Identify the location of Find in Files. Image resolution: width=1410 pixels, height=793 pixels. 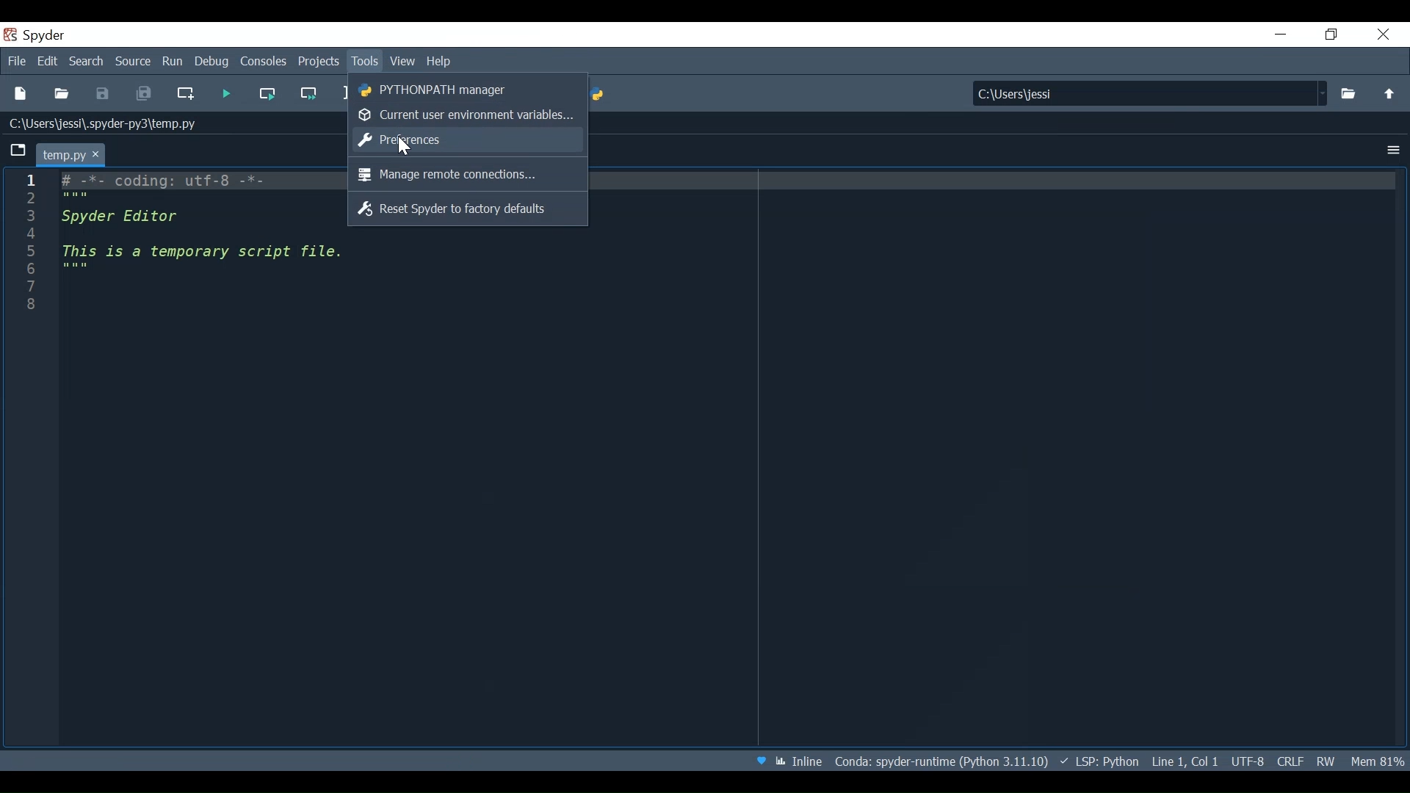
(1148, 93).